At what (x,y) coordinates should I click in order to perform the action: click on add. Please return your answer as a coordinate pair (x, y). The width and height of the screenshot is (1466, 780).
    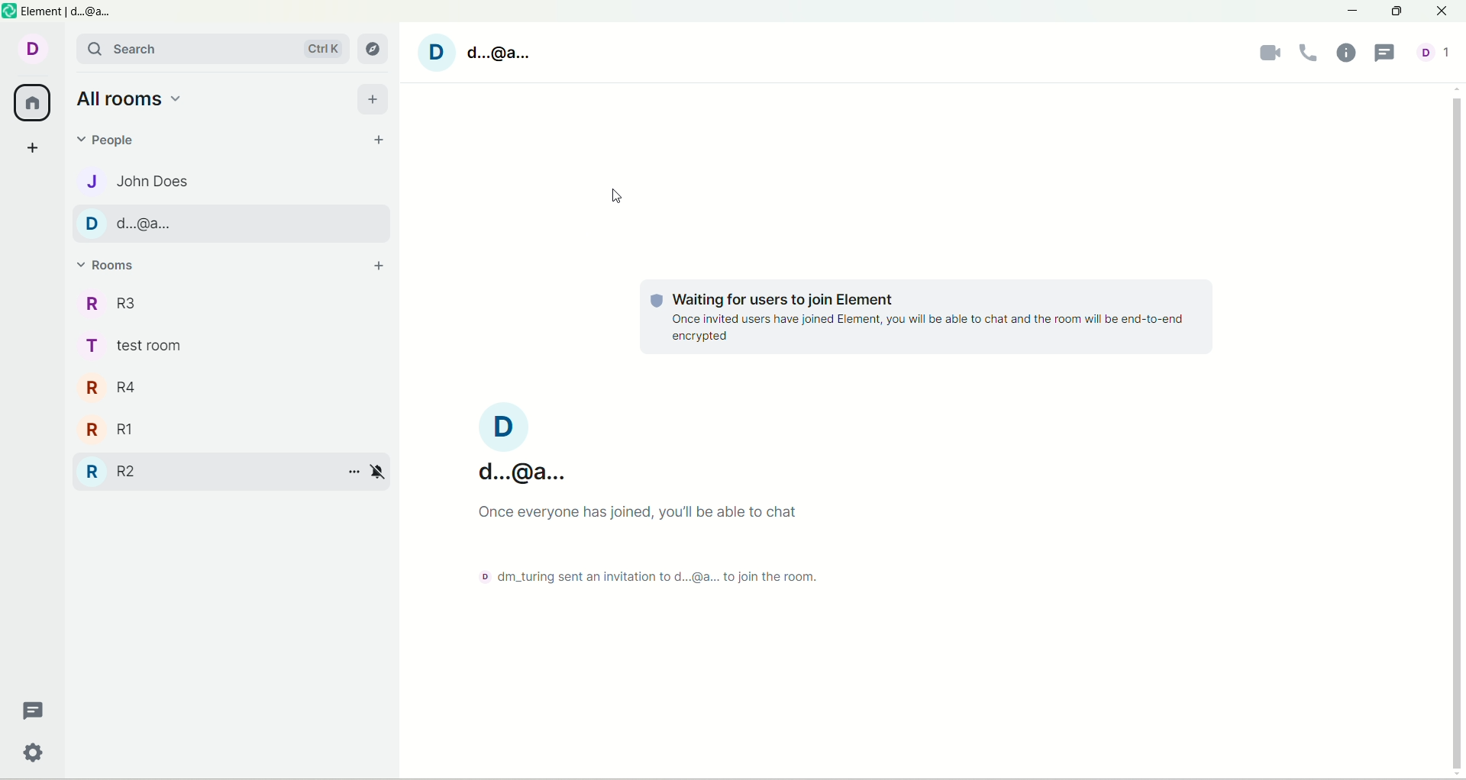
    Looking at the image, I should click on (386, 265).